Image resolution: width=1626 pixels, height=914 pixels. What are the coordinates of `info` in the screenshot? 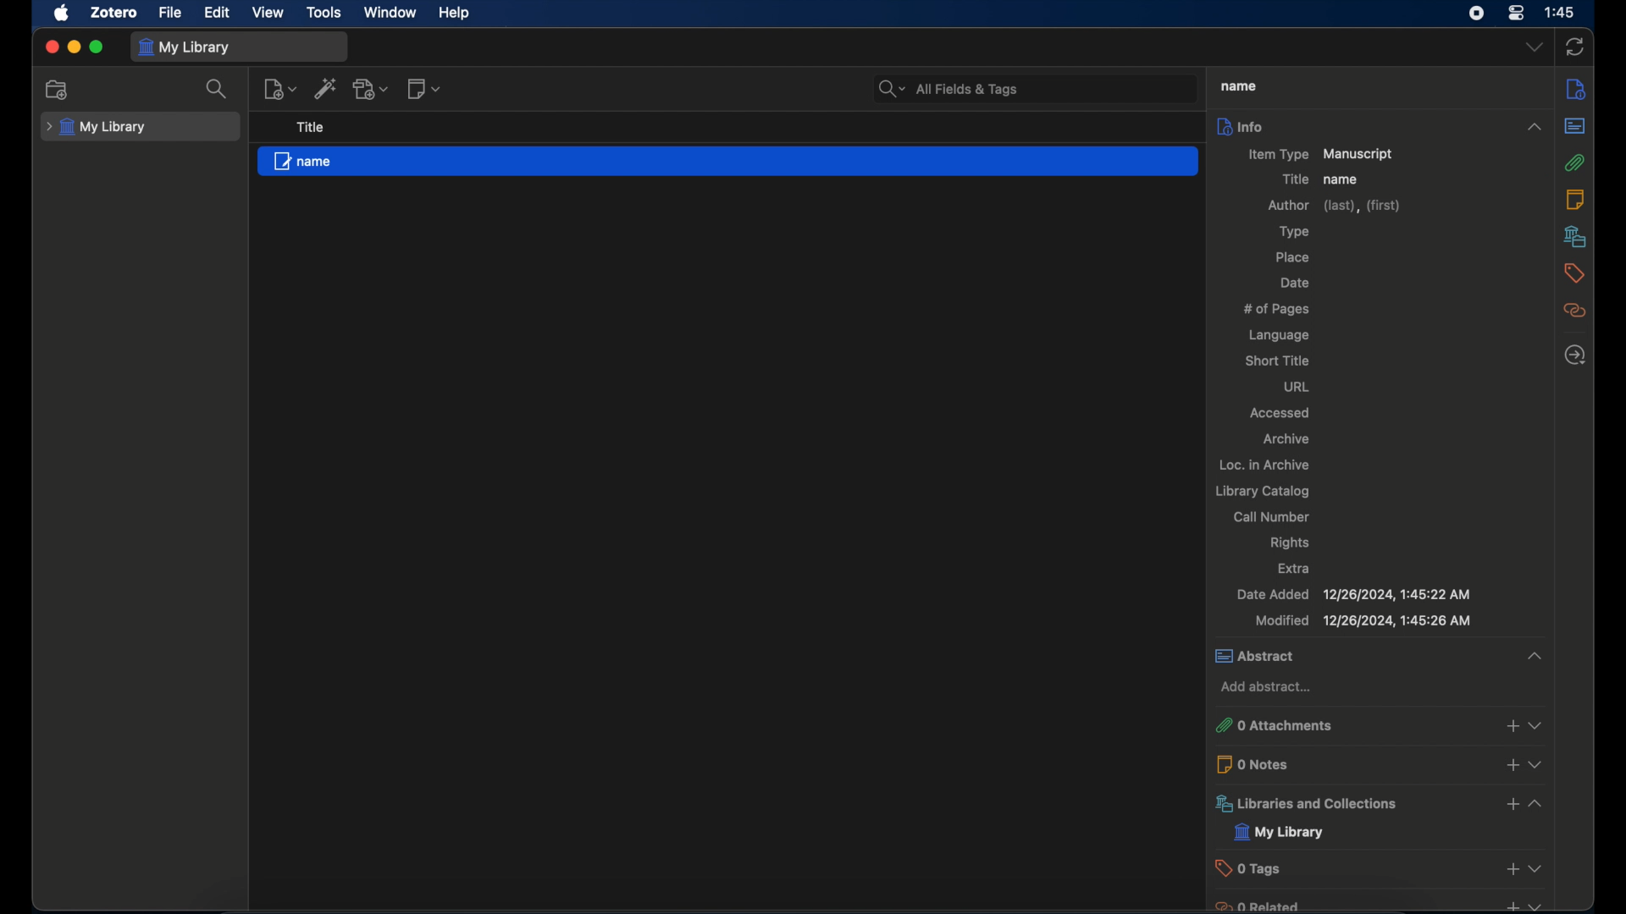 It's located at (1575, 89).